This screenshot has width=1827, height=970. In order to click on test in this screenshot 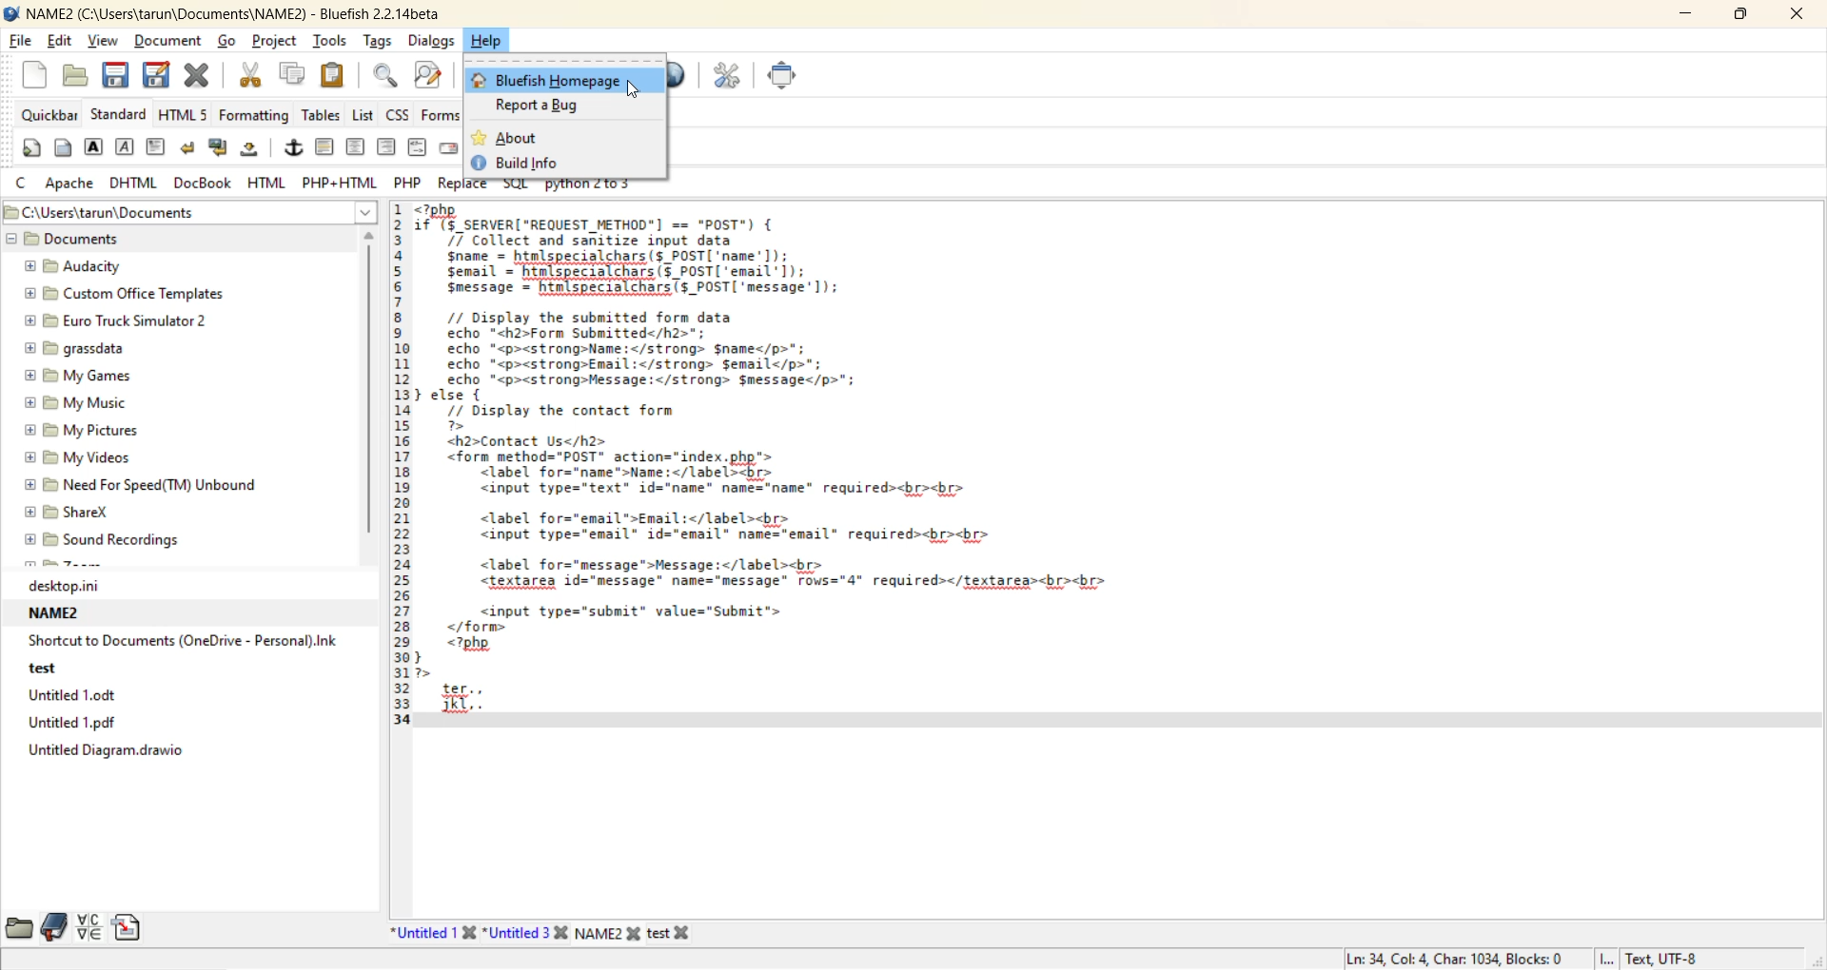, I will do `click(676, 930)`.